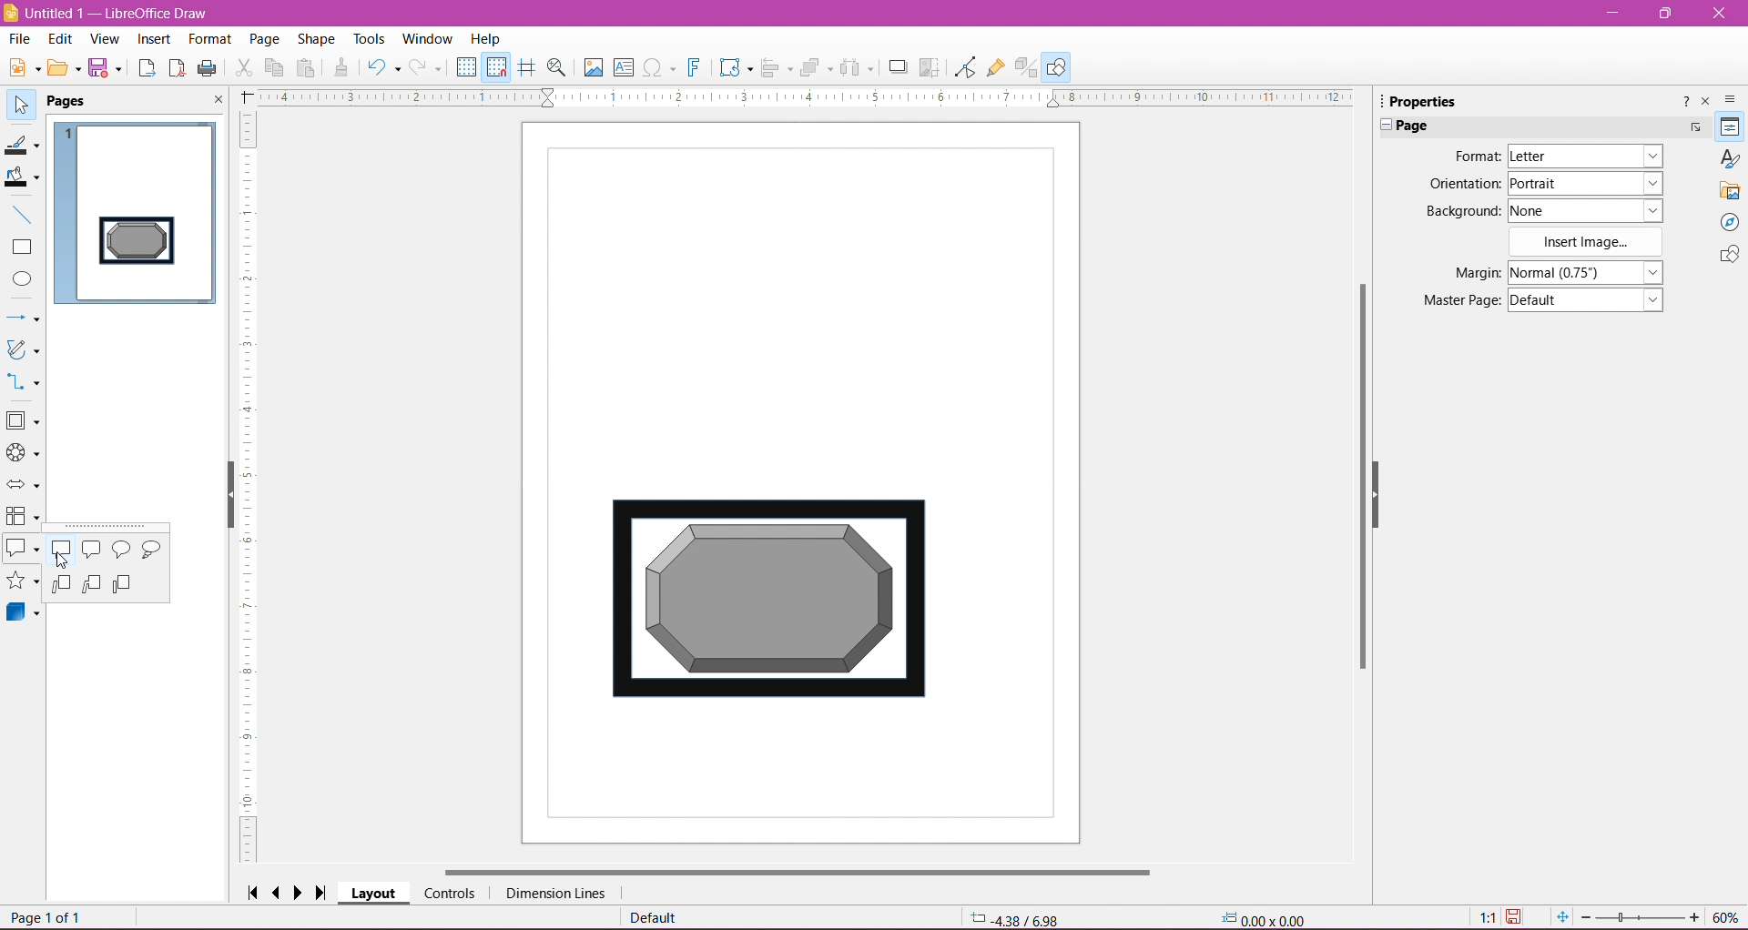 Image resolution: width=1748 pixels, height=930 pixels. I want to click on Format, so click(1474, 157).